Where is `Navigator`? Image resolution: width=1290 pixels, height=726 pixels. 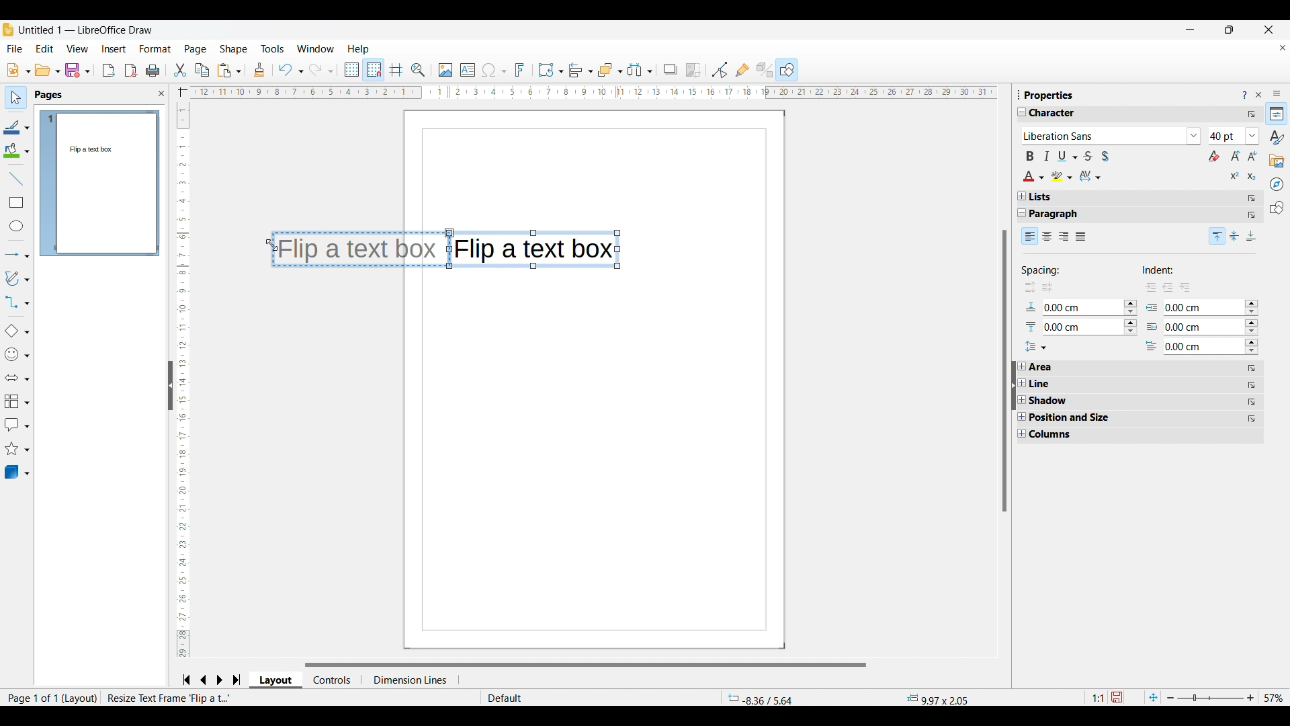
Navigator is located at coordinates (1277, 184).